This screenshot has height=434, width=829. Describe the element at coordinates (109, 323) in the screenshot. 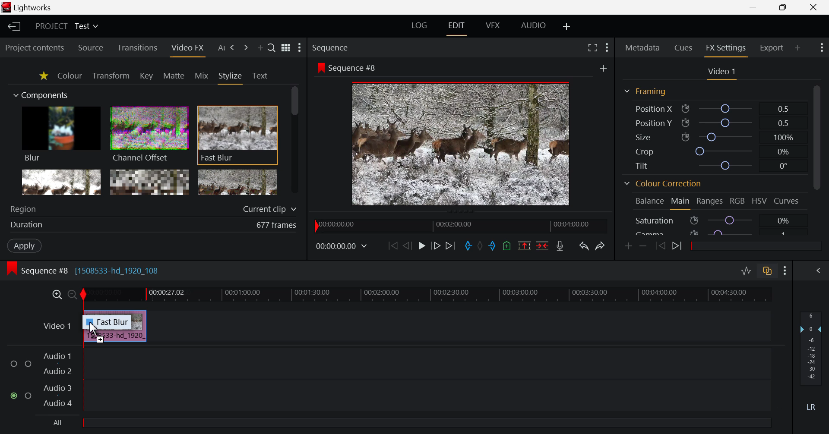

I see `Fast Blur` at that location.